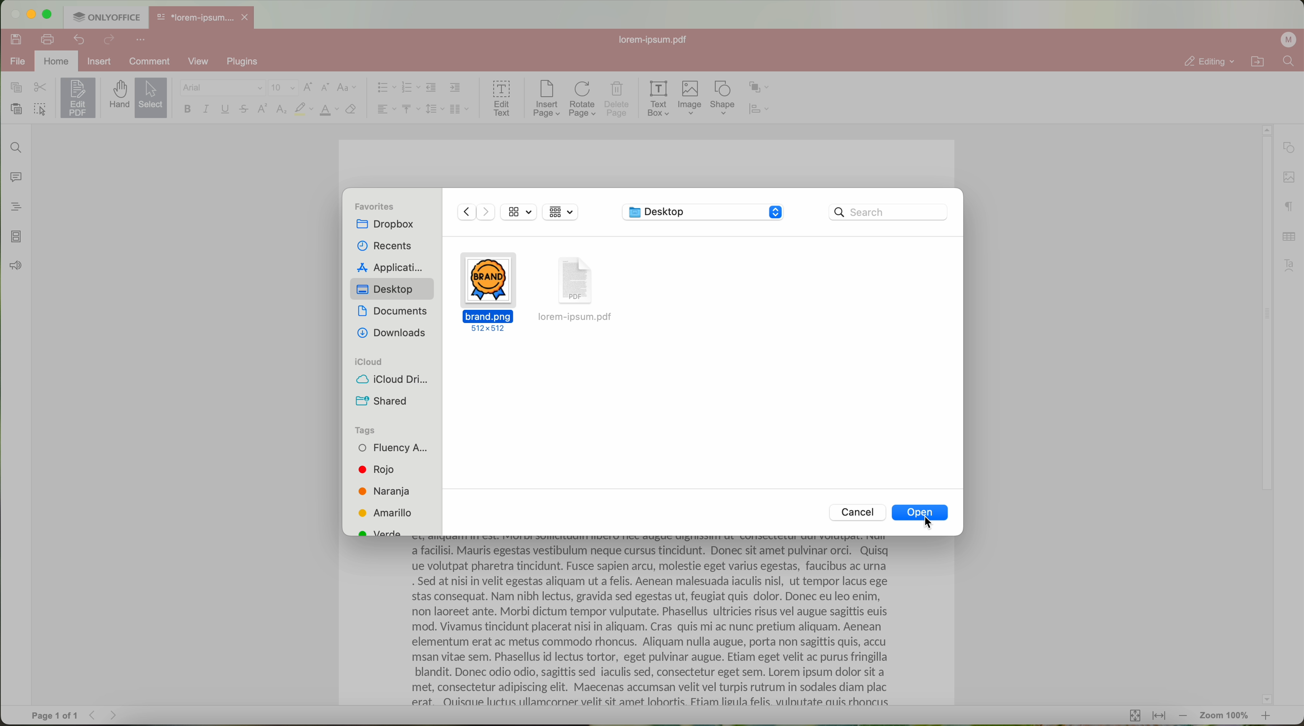 The width and height of the screenshot is (1304, 726). Describe the element at coordinates (48, 14) in the screenshot. I see `maximize` at that location.